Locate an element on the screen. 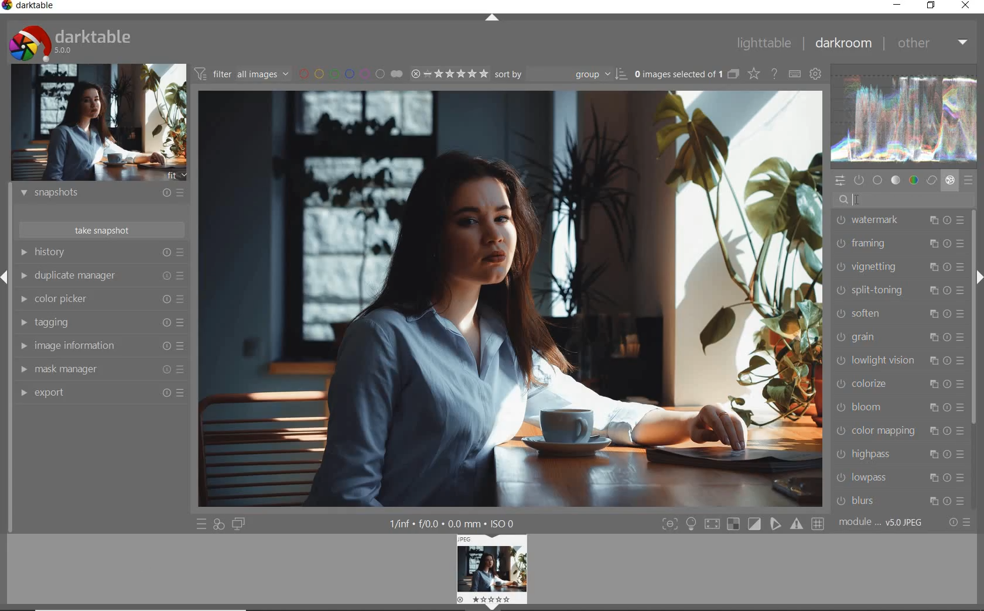 This screenshot has height=611, width=984. presets is located at coordinates (969, 180).